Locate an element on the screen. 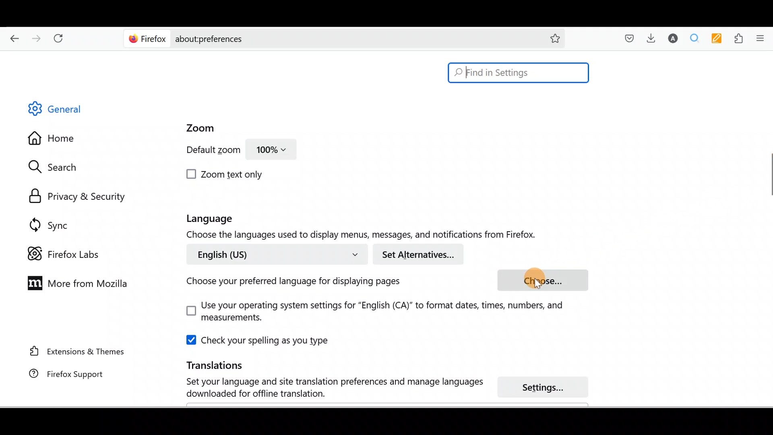  Home is located at coordinates (58, 140).